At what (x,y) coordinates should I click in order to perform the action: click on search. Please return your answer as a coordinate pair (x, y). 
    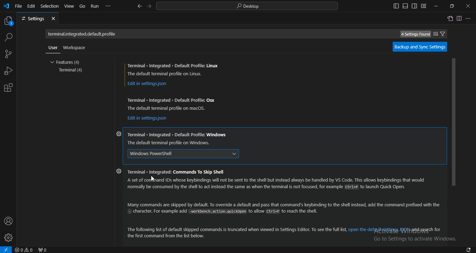
    Looking at the image, I should click on (9, 38).